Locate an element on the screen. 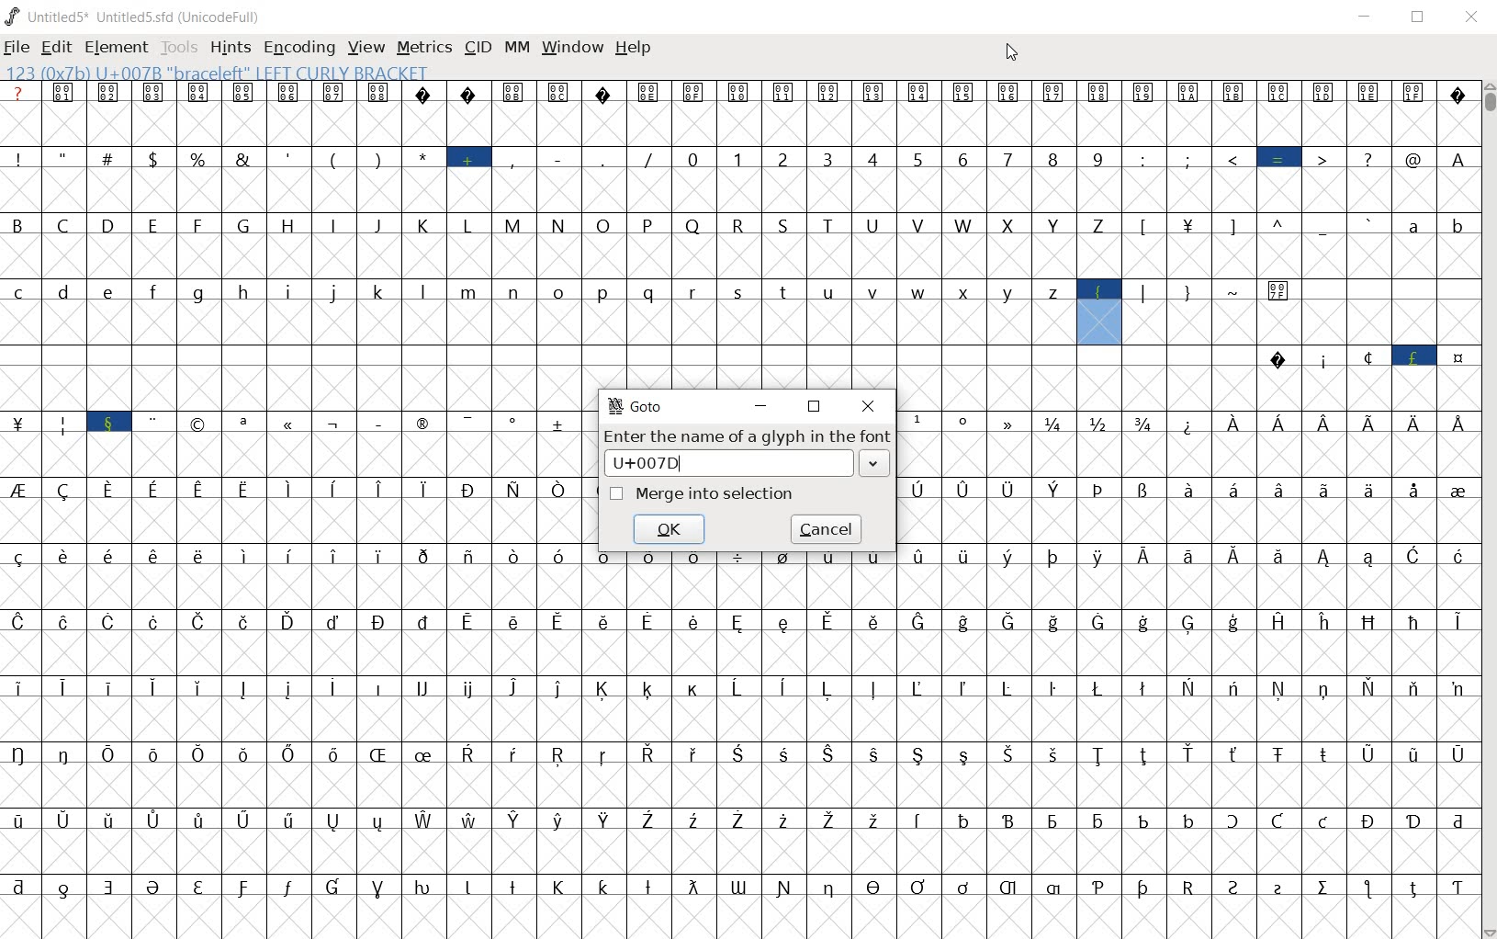 This screenshot has height=939, width=1497. HINTS is located at coordinates (230, 49).